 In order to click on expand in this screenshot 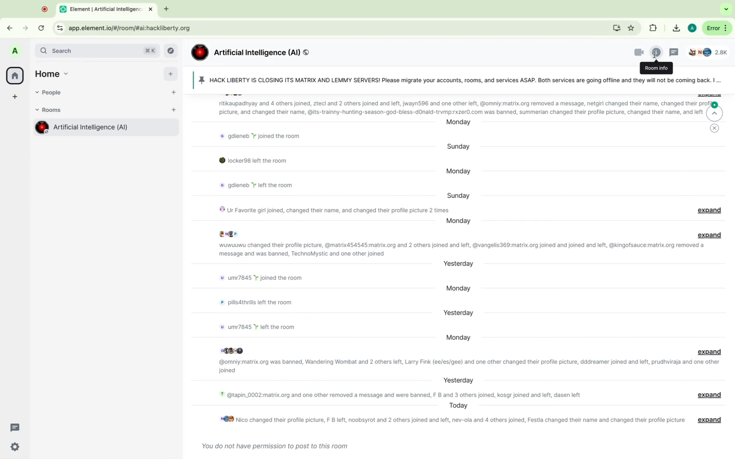, I will do `click(708, 351)`.